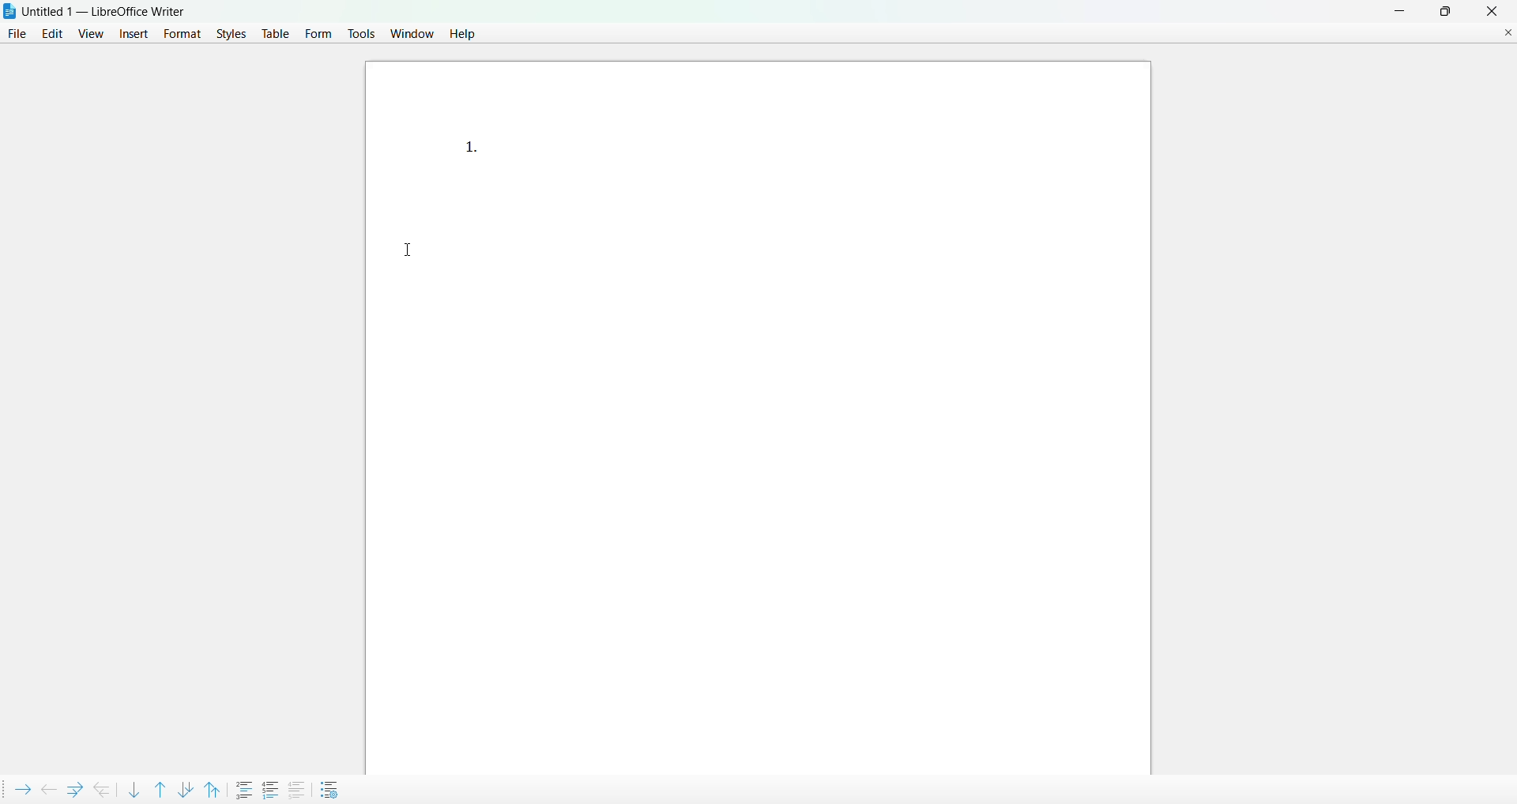 Image resolution: width=1517 pixels, height=804 pixels. What do you see at coordinates (469, 145) in the screenshot?
I see `list point 1` at bounding box center [469, 145].